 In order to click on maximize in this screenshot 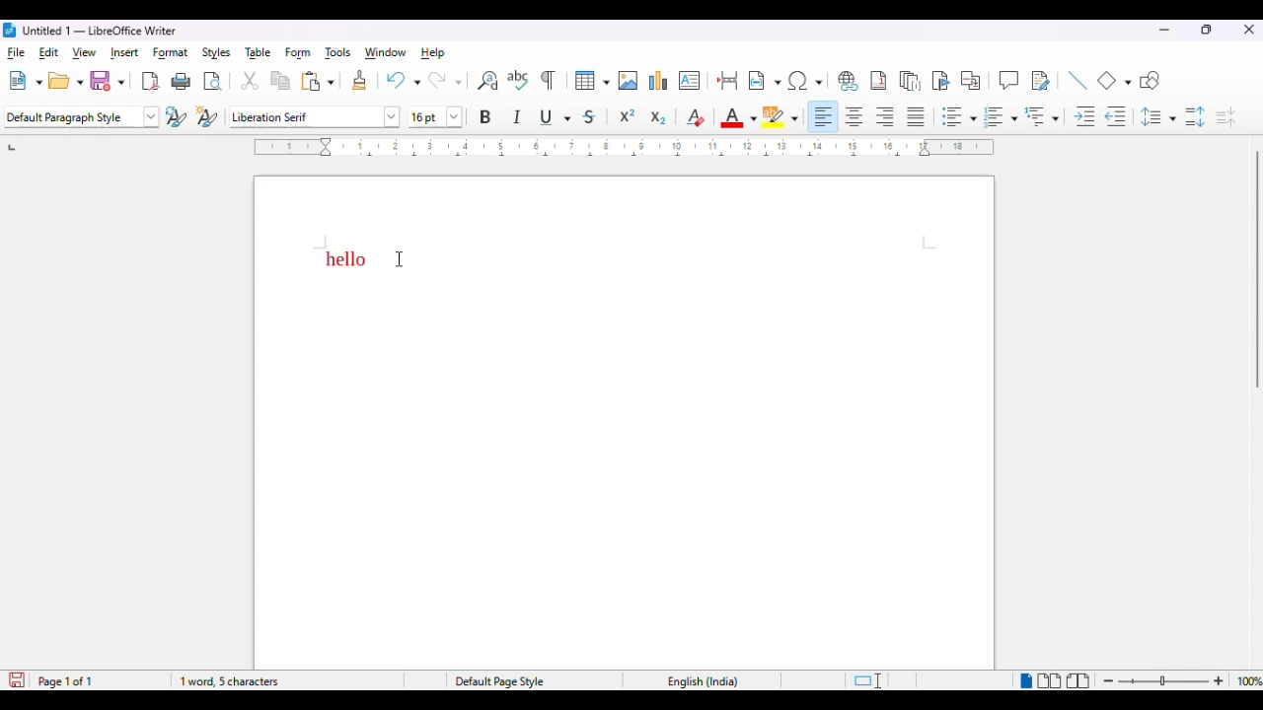, I will do `click(1208, 30)`.